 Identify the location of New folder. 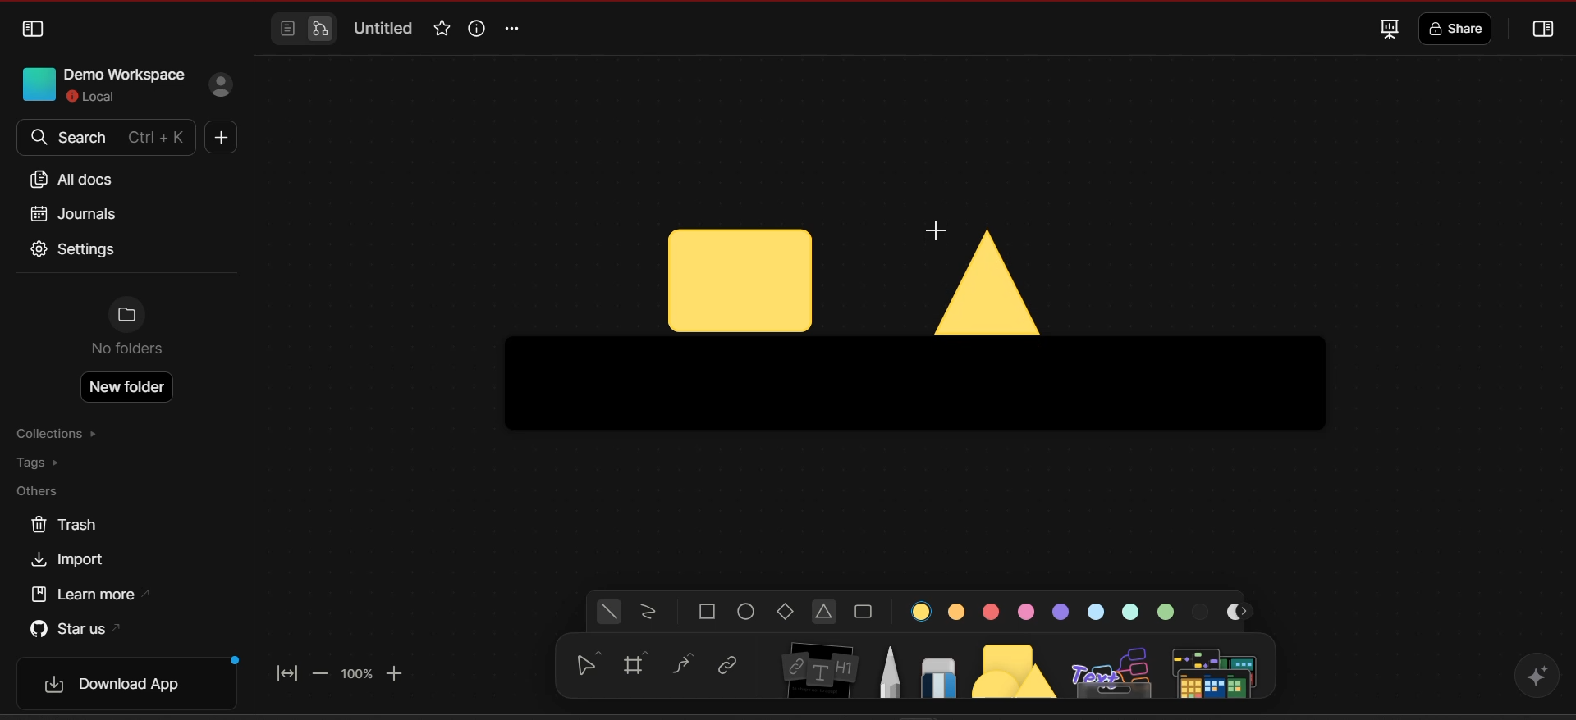
(129, 387).